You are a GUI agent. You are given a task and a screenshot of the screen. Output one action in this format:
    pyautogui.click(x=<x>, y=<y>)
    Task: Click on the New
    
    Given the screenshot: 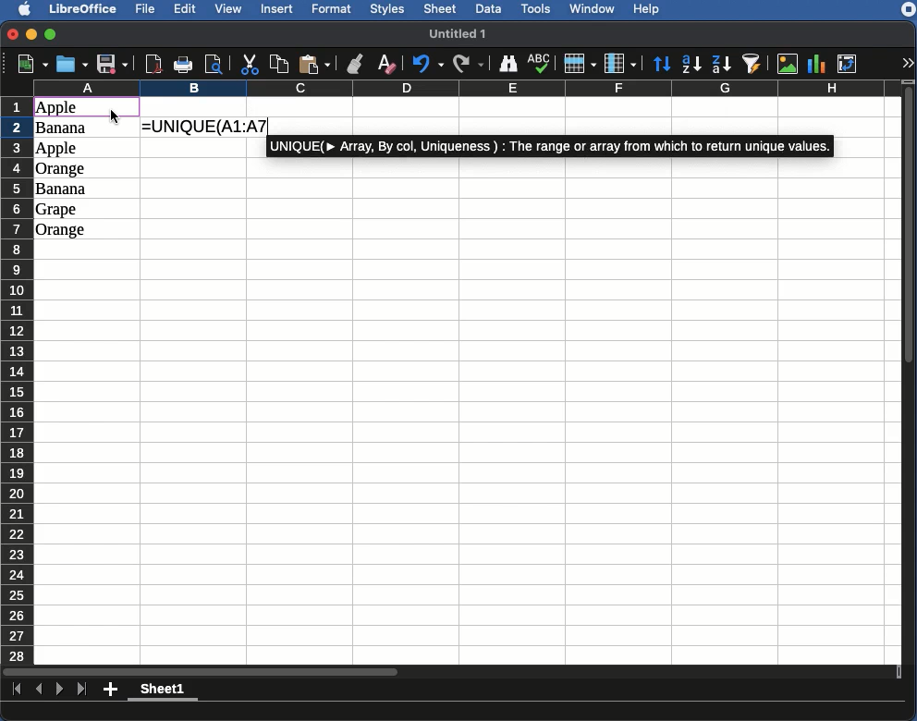 What is the action you would take?
    pyautogui.click(x=28, y=64)
    